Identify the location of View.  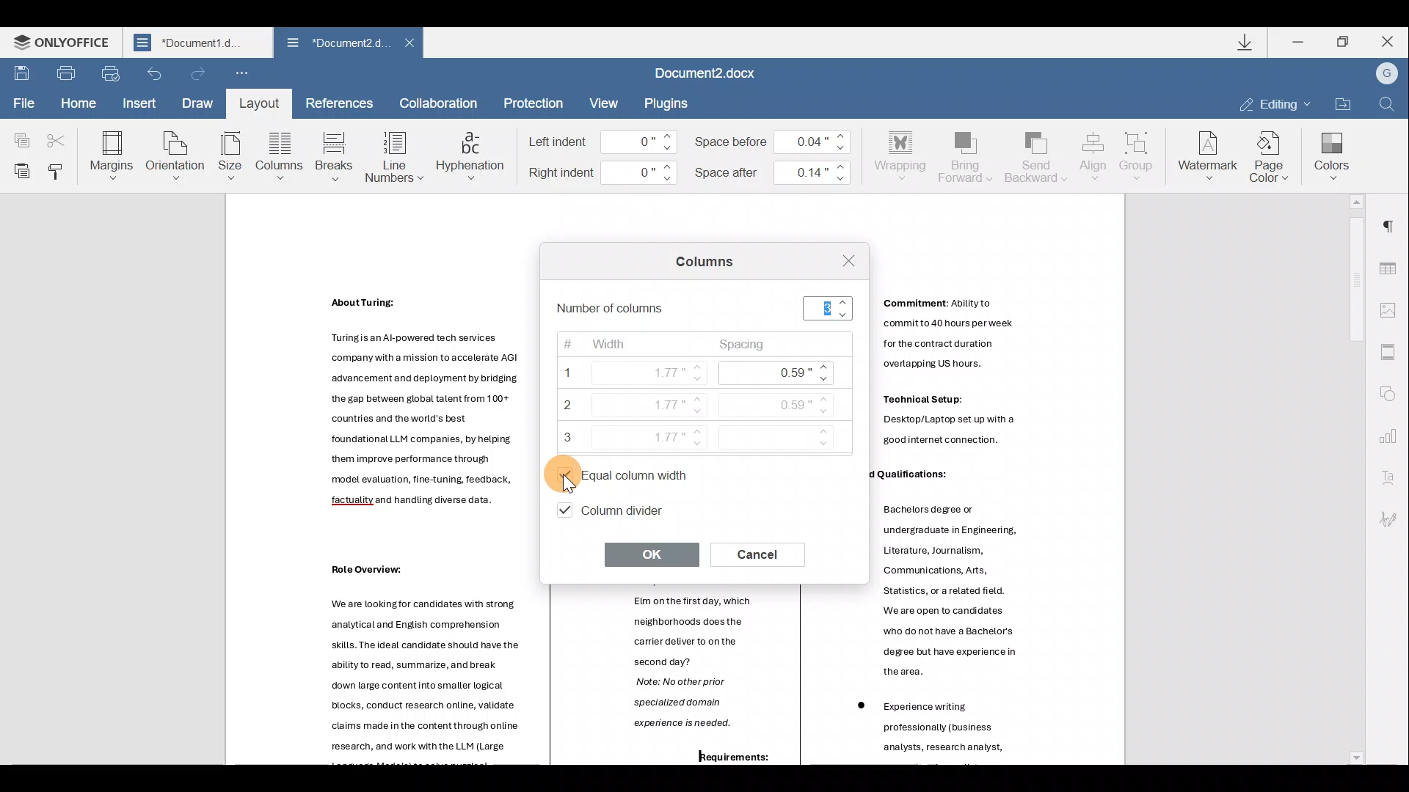
(605, 103).